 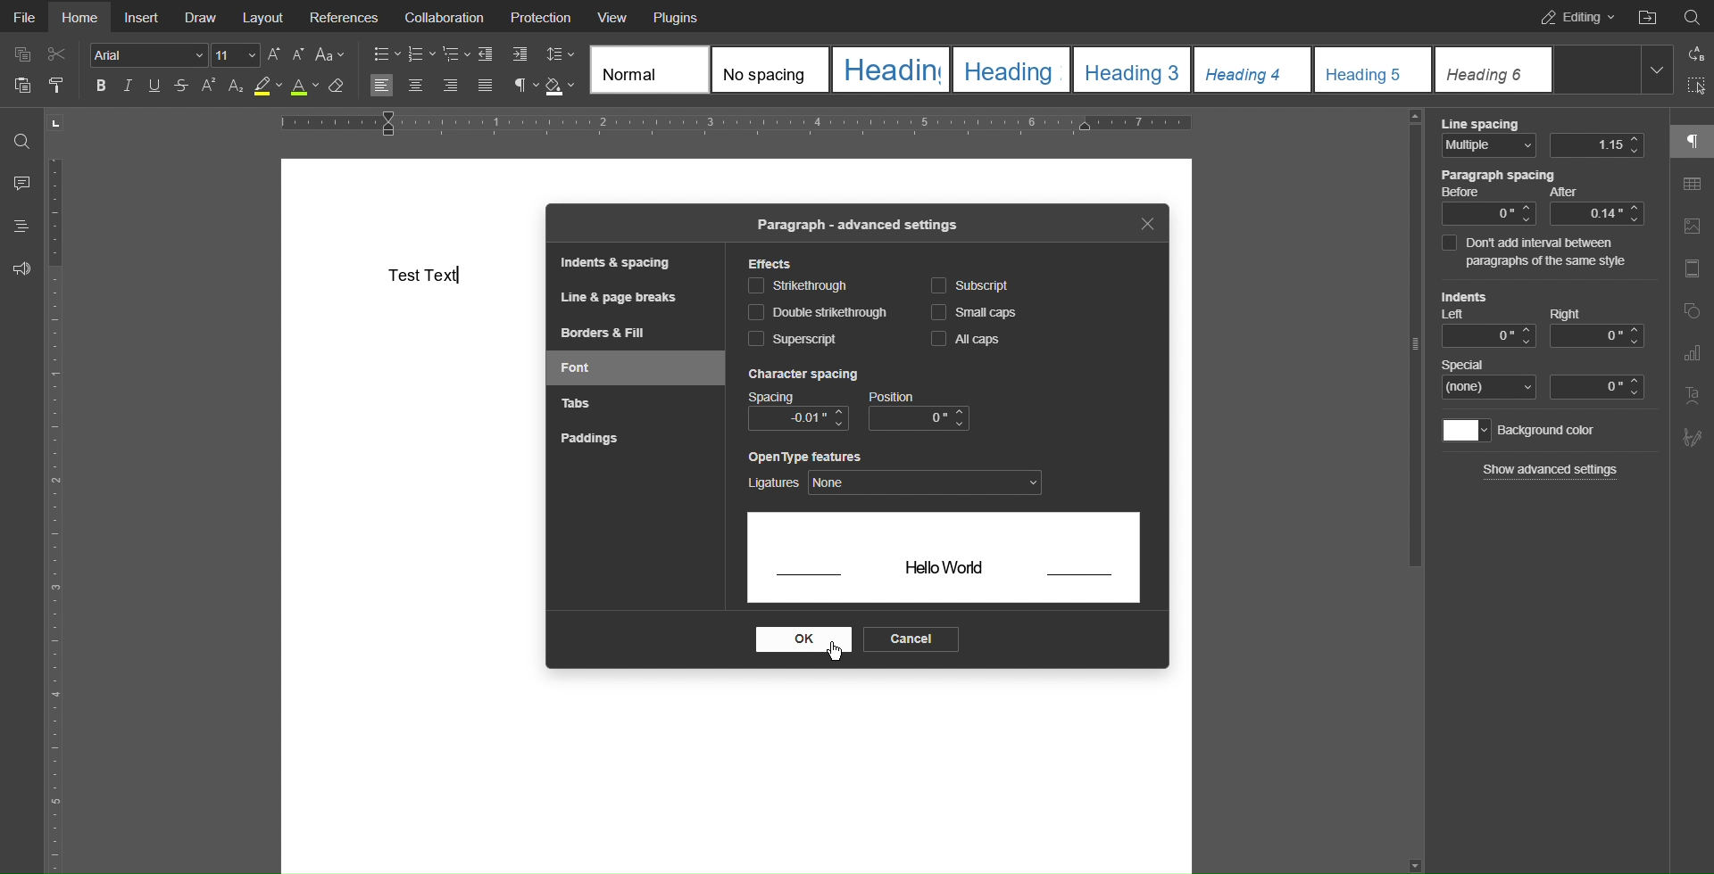 I want to click on Numbered List, so click(x=420, y=55).